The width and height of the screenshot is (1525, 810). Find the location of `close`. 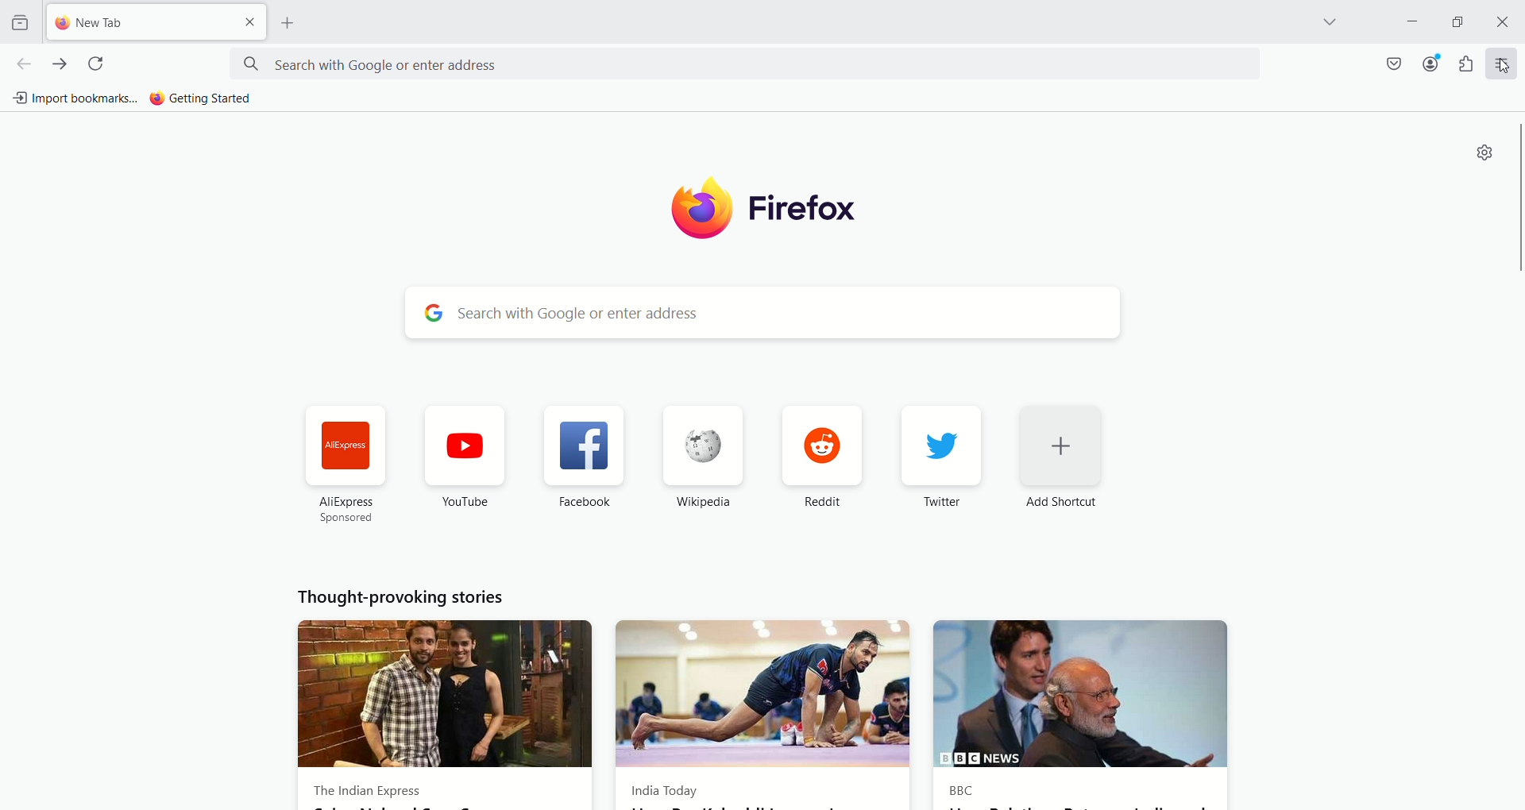

close is located at coordinates (1498, 22).